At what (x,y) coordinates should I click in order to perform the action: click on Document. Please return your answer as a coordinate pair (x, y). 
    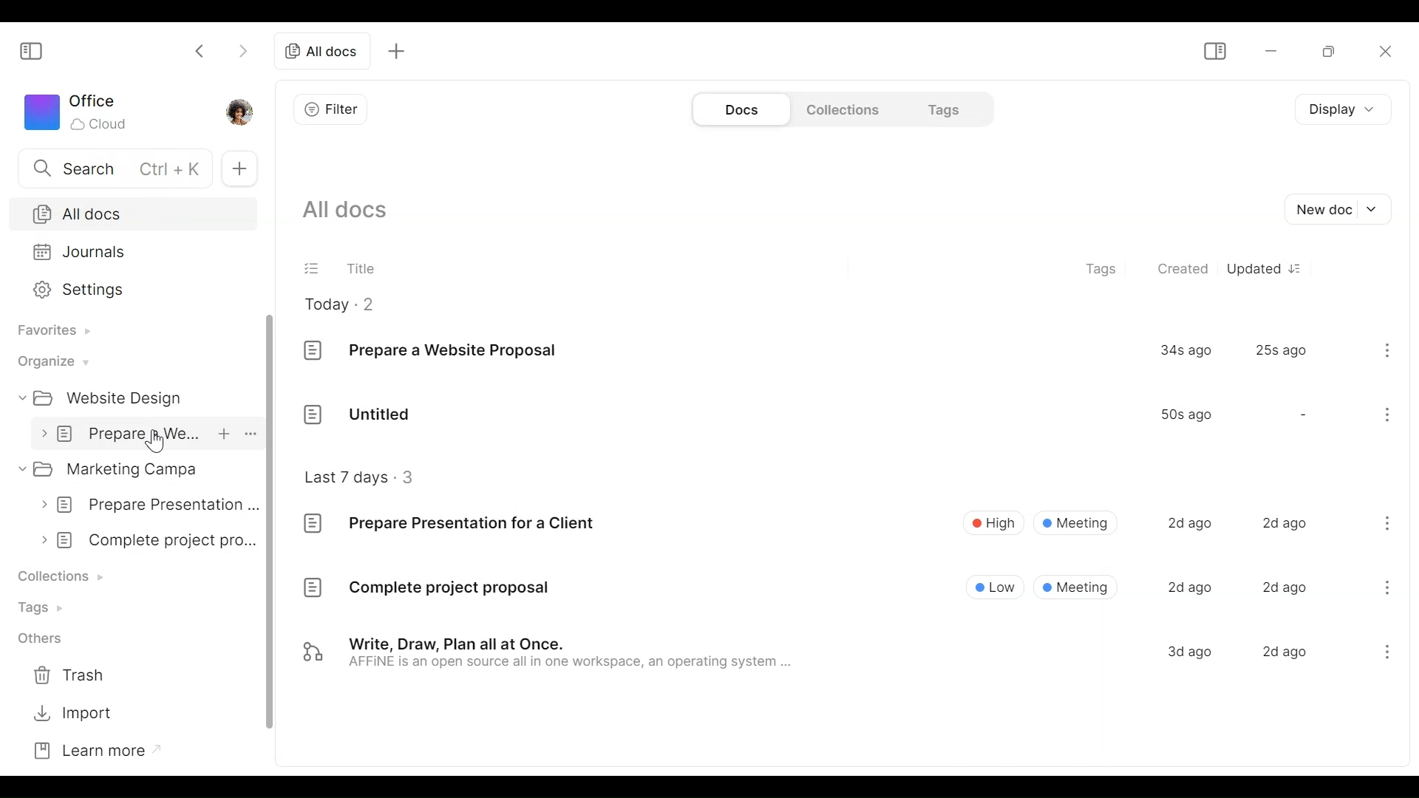
    Looking at the image, I should click on (847, 587).